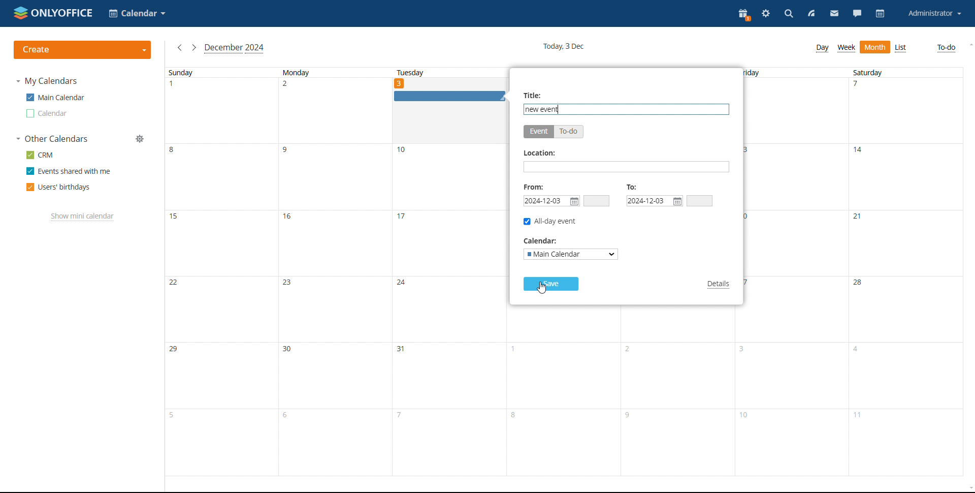 The width and height of the screenshot is (975, 493). What do you see at coordinates (875, 47) in the screenshot?
I see `month view` at bounding box center [875, 47].